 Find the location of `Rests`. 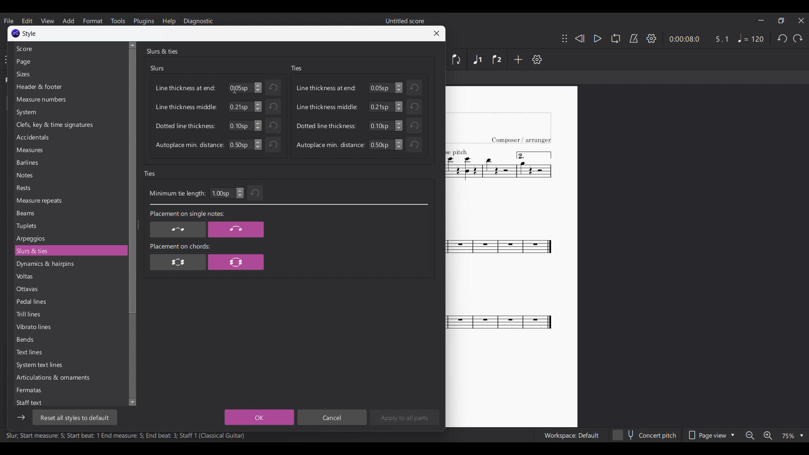

Rests is located at coordinates (70, 187).